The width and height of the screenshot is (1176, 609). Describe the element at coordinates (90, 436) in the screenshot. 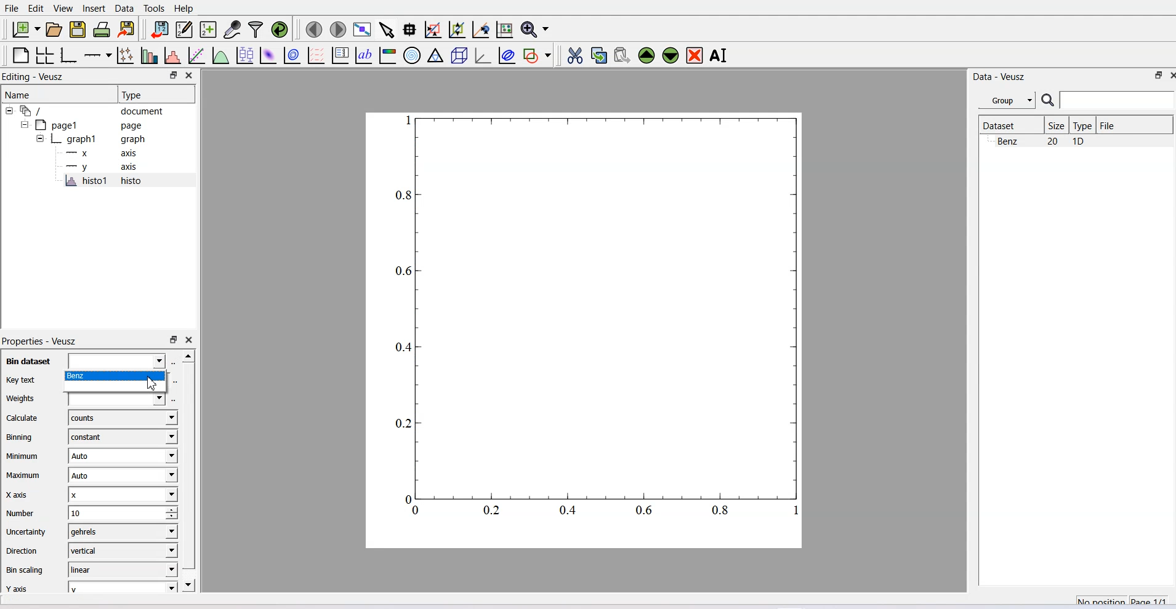

I see `Binning - constant` at that location.